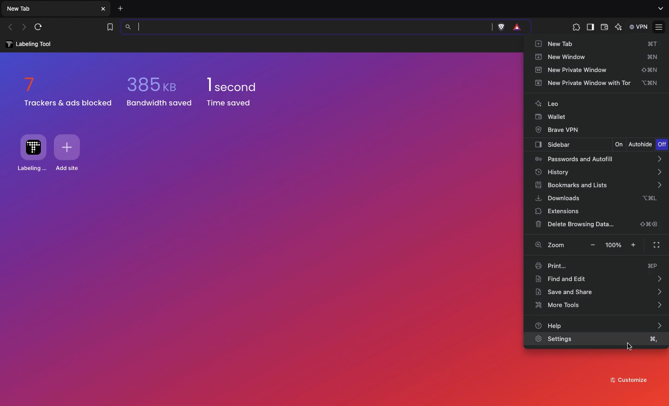 This screenshot has width=669, height=406. What do you see at coordinates (599, 305) in the screenshot?
I see `More tools` at bounding box center [599, 305].